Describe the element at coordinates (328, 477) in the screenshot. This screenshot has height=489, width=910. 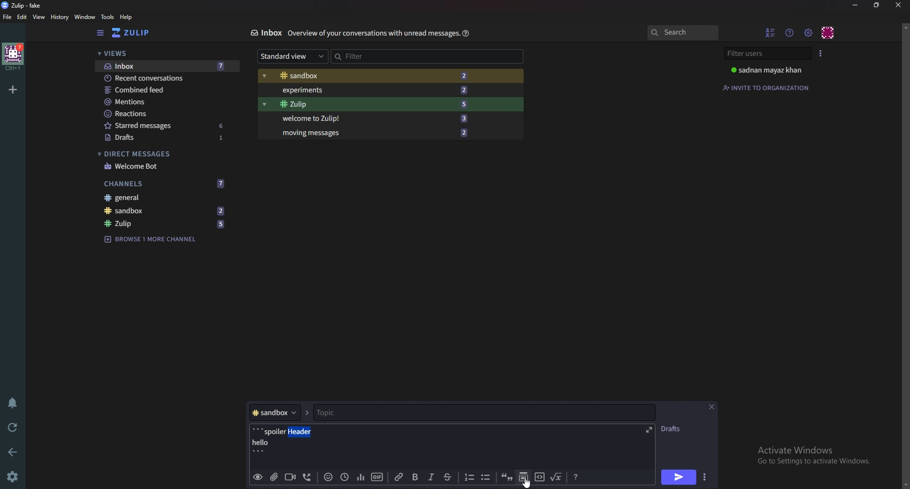
I see `Emoji` at that location.